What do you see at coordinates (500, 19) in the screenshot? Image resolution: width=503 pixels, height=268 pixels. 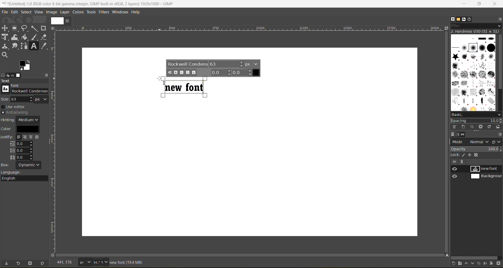 I see `configure` at bounding box center [500, 19].